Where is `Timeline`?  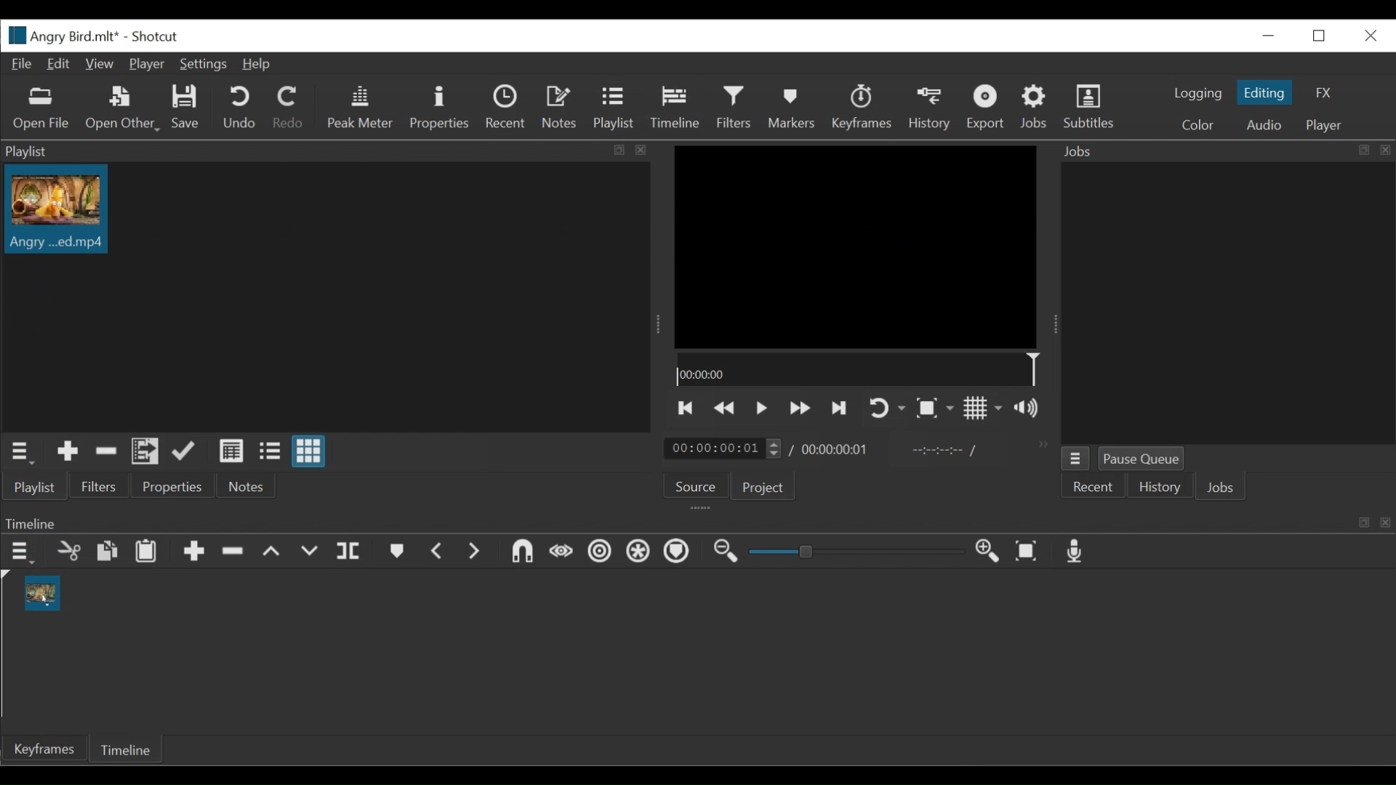
Timeline is located at coordinates (862, 371).